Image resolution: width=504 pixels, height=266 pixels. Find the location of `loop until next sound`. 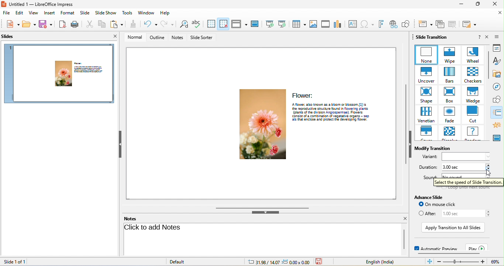

loop until next sound is located at coordinates (466, 189).